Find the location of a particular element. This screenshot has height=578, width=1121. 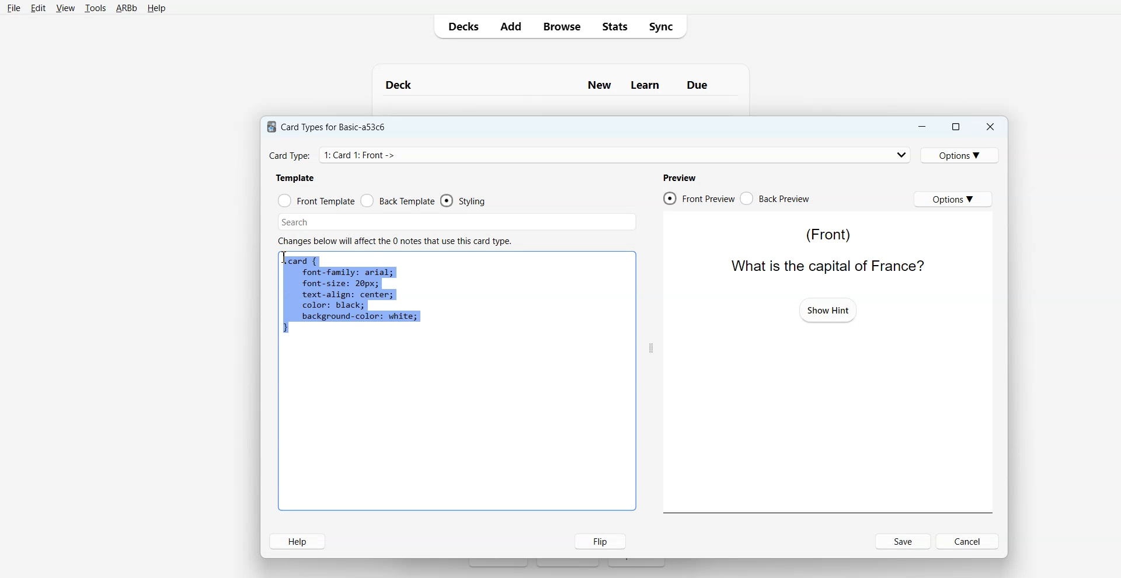

Card Type: 1: Card 1: Front -> Back is located at coordinates (375, 155).